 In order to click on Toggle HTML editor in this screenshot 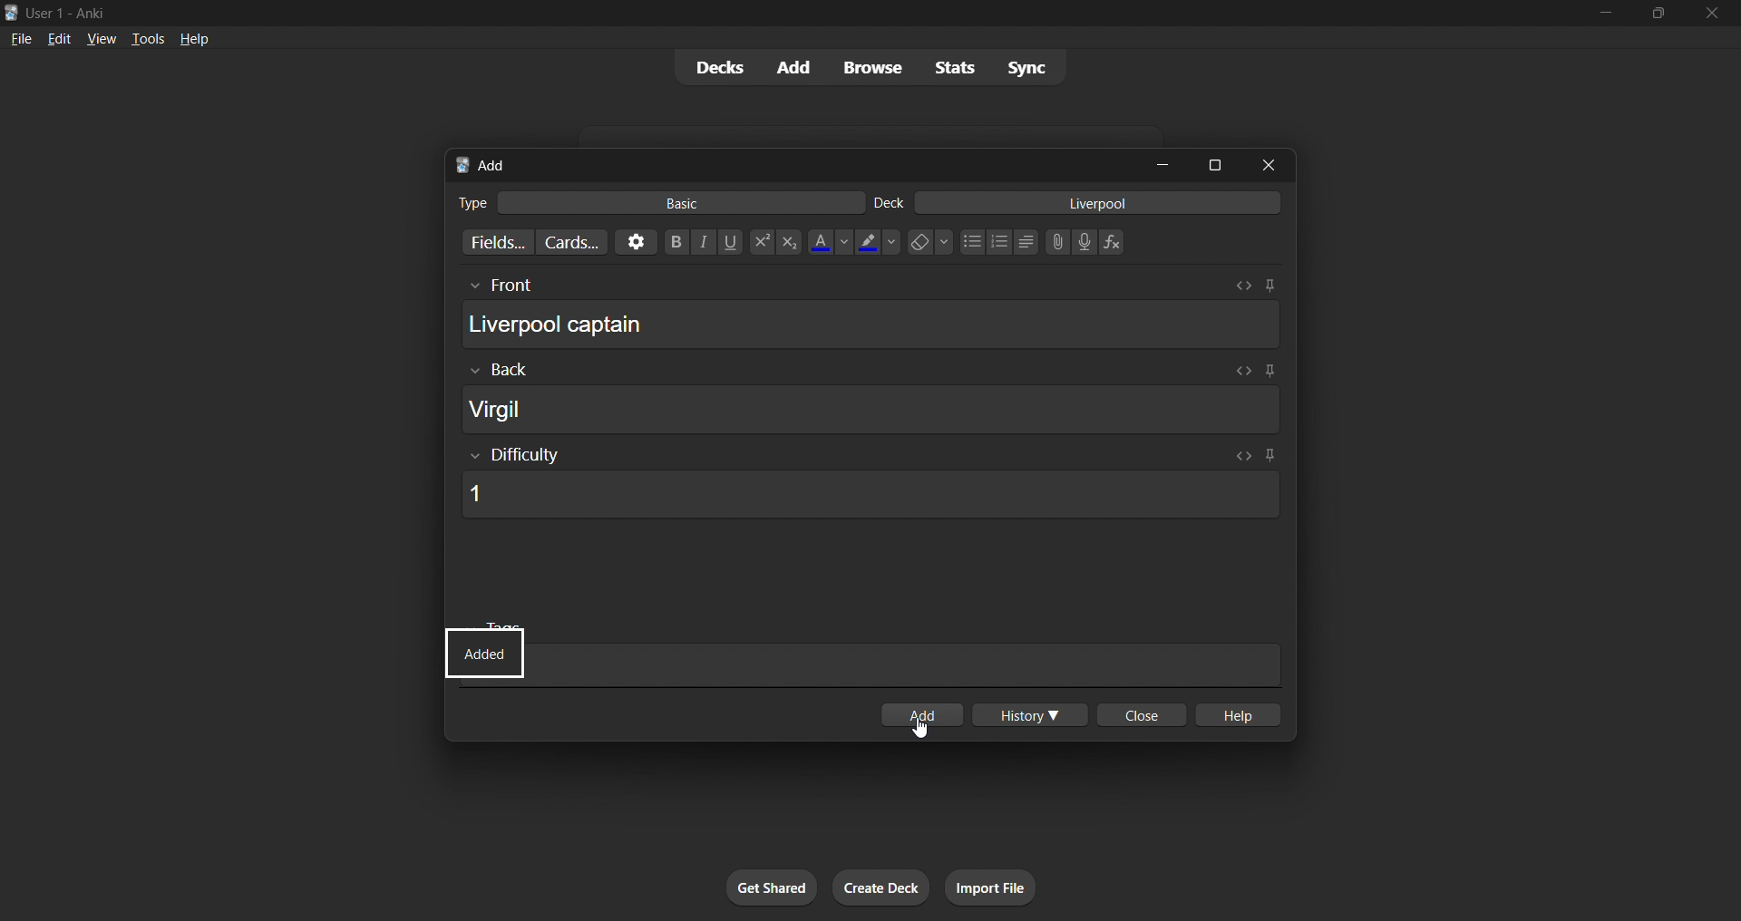, I will do `click(1244, 456)`.